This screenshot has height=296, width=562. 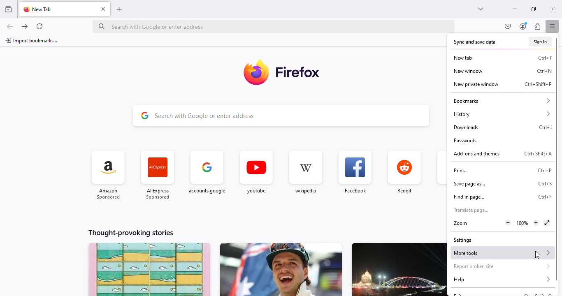 What do you see at coordinates (524, 26) in the screenshot?
I see `account` at bounding box center [524, 26].